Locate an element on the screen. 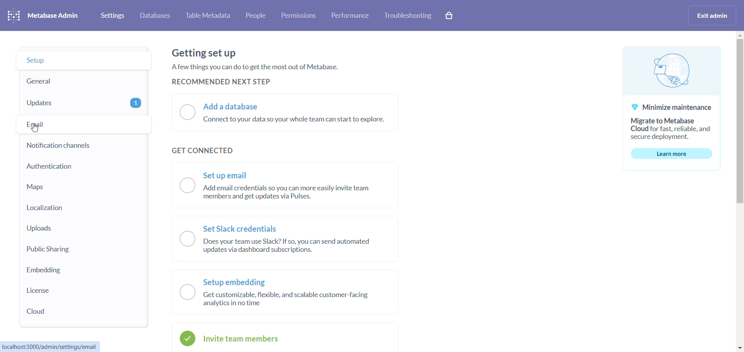 The image size is (744, 352). move down is located at coordinates (739, 348).